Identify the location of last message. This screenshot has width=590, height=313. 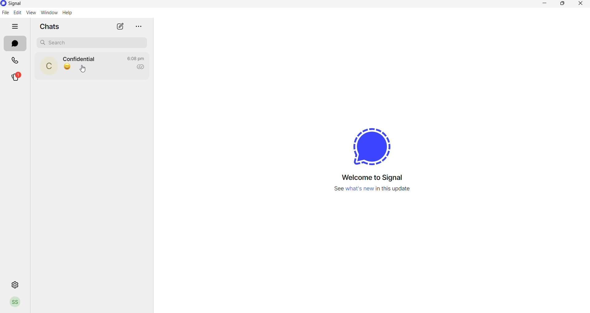
(67, 67).